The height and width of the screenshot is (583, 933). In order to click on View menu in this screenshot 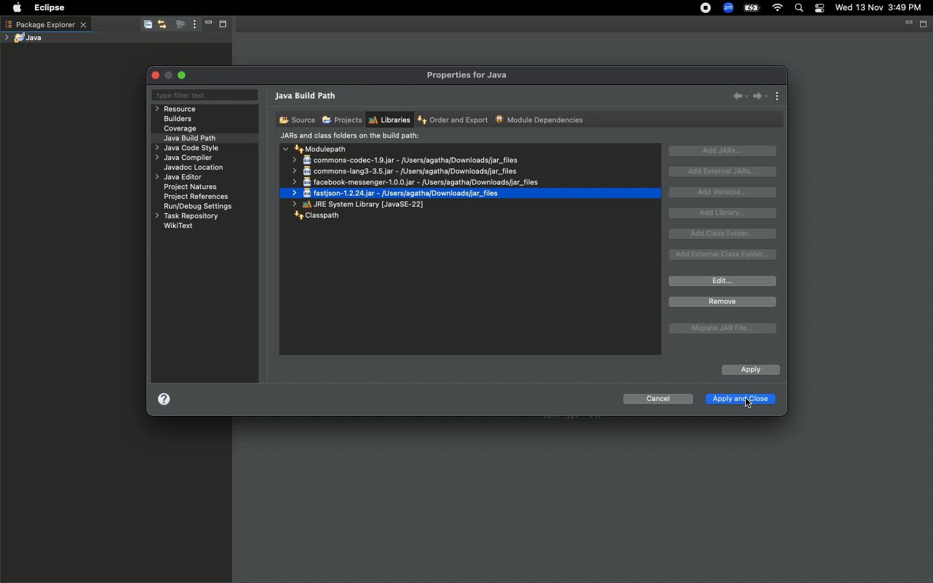, I will do `click(193, 25)`.